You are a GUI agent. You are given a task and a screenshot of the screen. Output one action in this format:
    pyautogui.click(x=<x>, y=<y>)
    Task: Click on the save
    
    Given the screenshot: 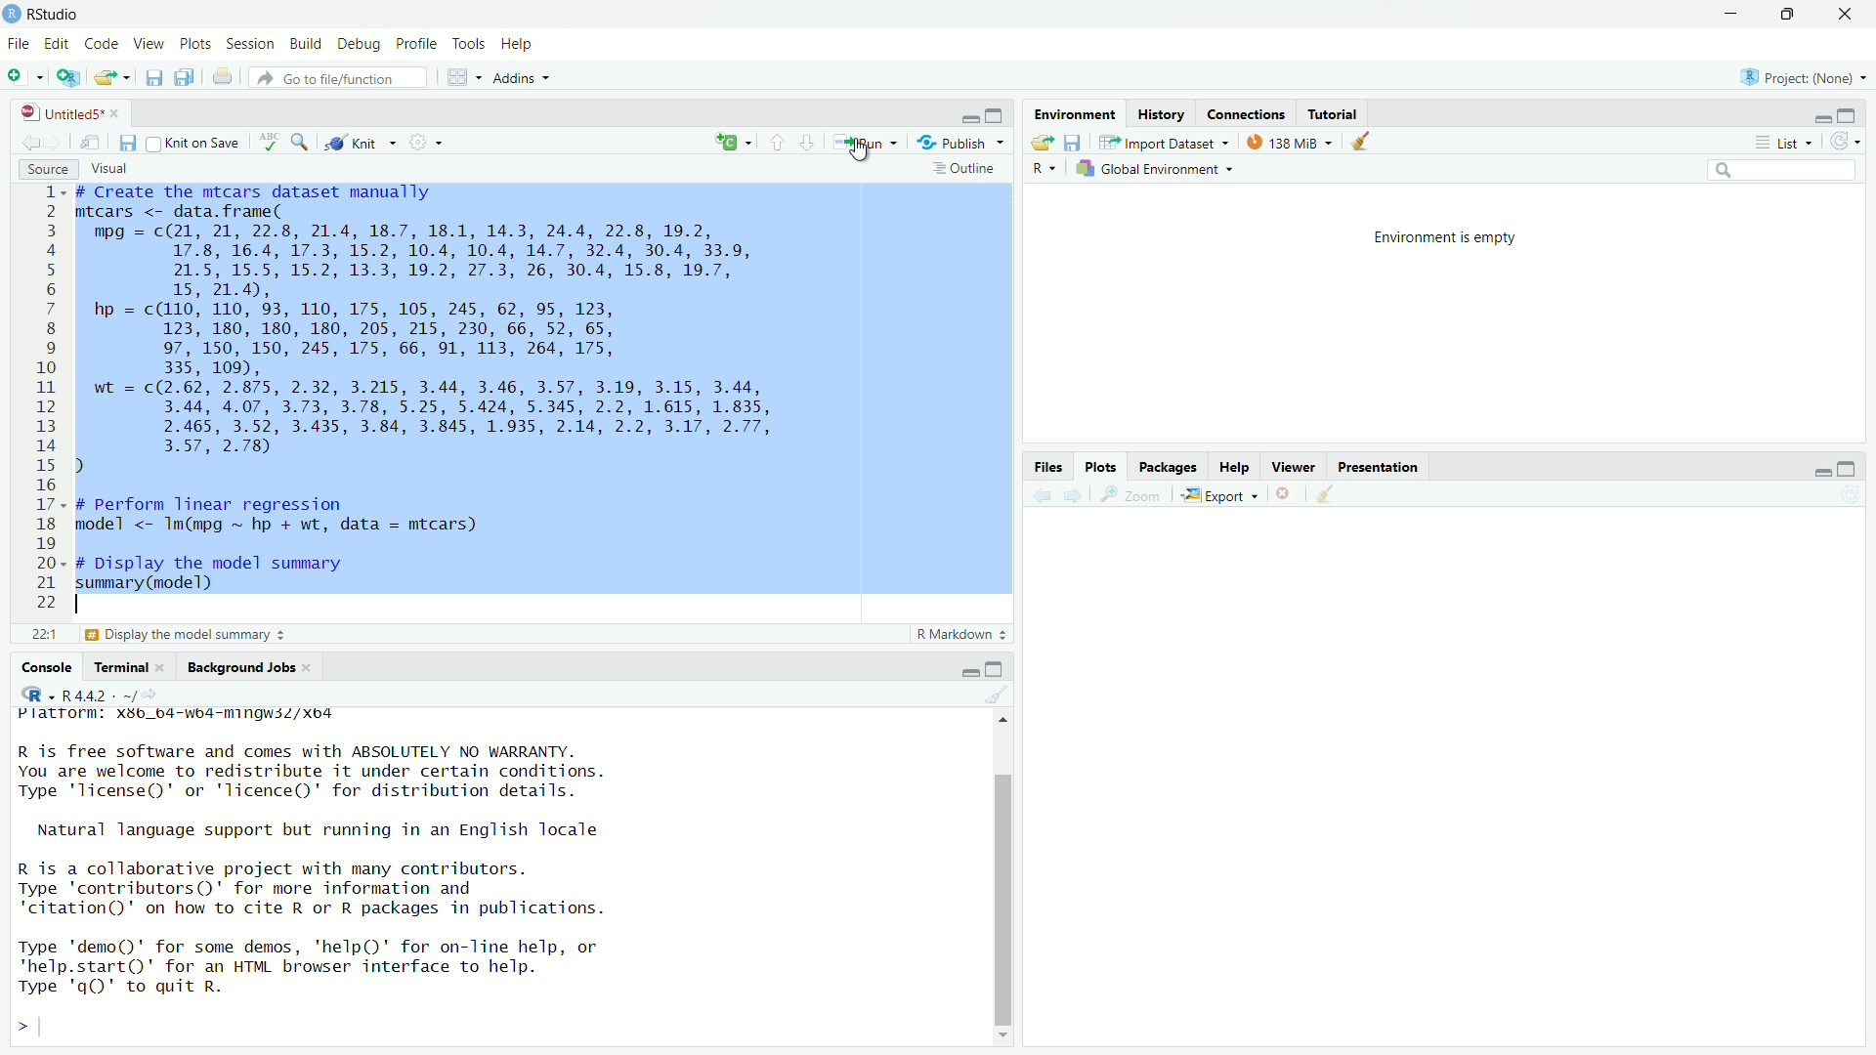 What is the action you would take?
    pyautogui.click(x=155, y=75)
    